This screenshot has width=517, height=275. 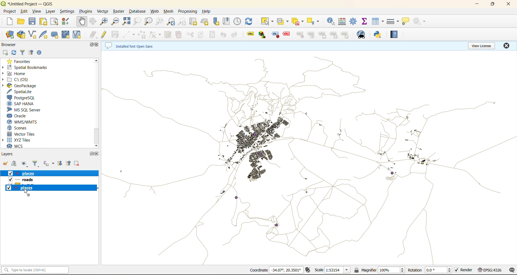 I want to click on oracle, so click(x=21, y=116).